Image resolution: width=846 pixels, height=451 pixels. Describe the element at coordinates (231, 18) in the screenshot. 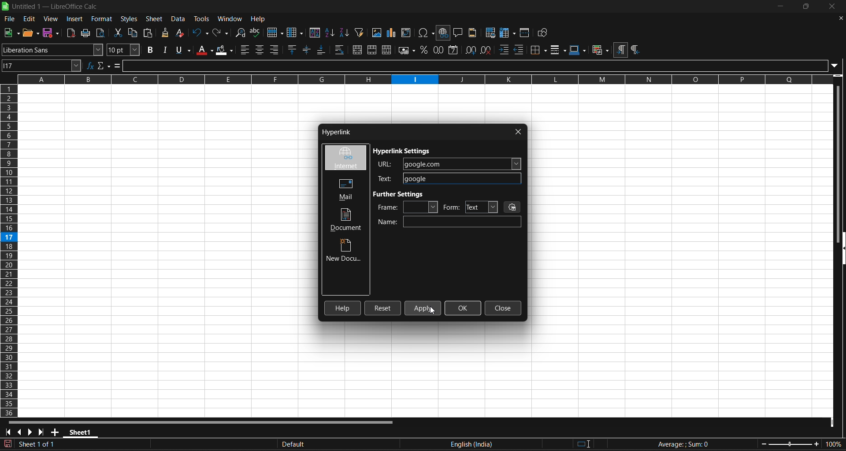

I see `window` at that location.